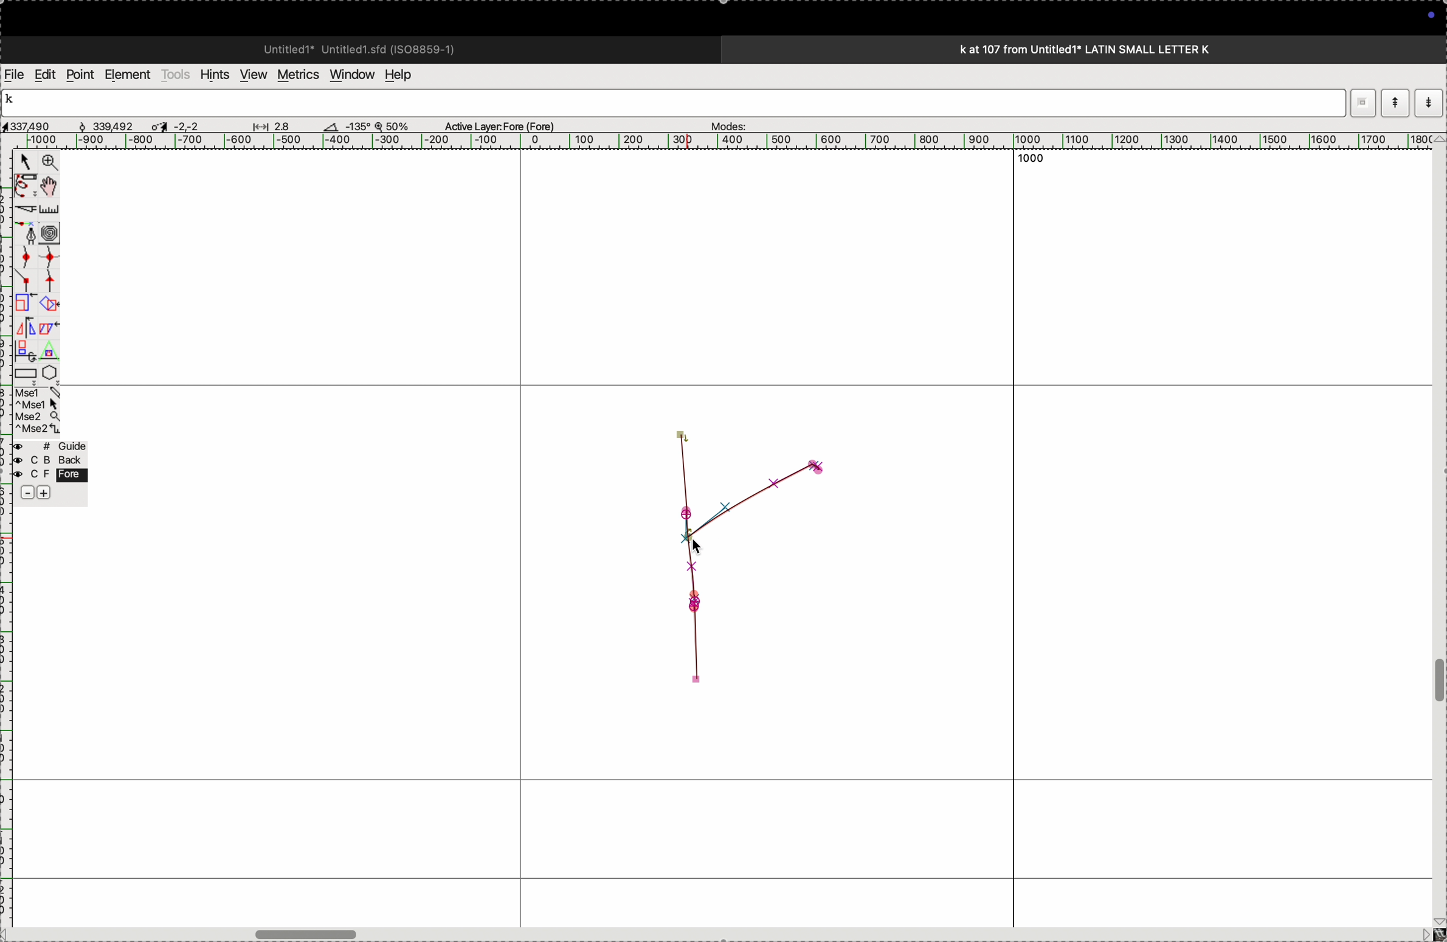 The height and width of the screenshot is (942, 1447). I want to click on 1000, so click(1036, 162).